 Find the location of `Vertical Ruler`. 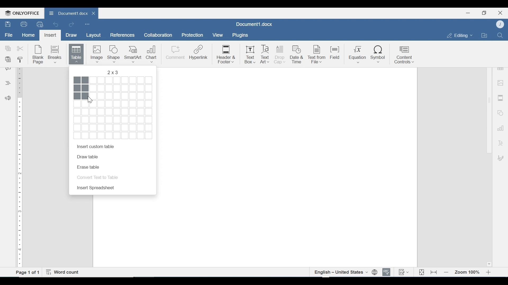

Vertical Ruler is located at coordinates (20, 167).